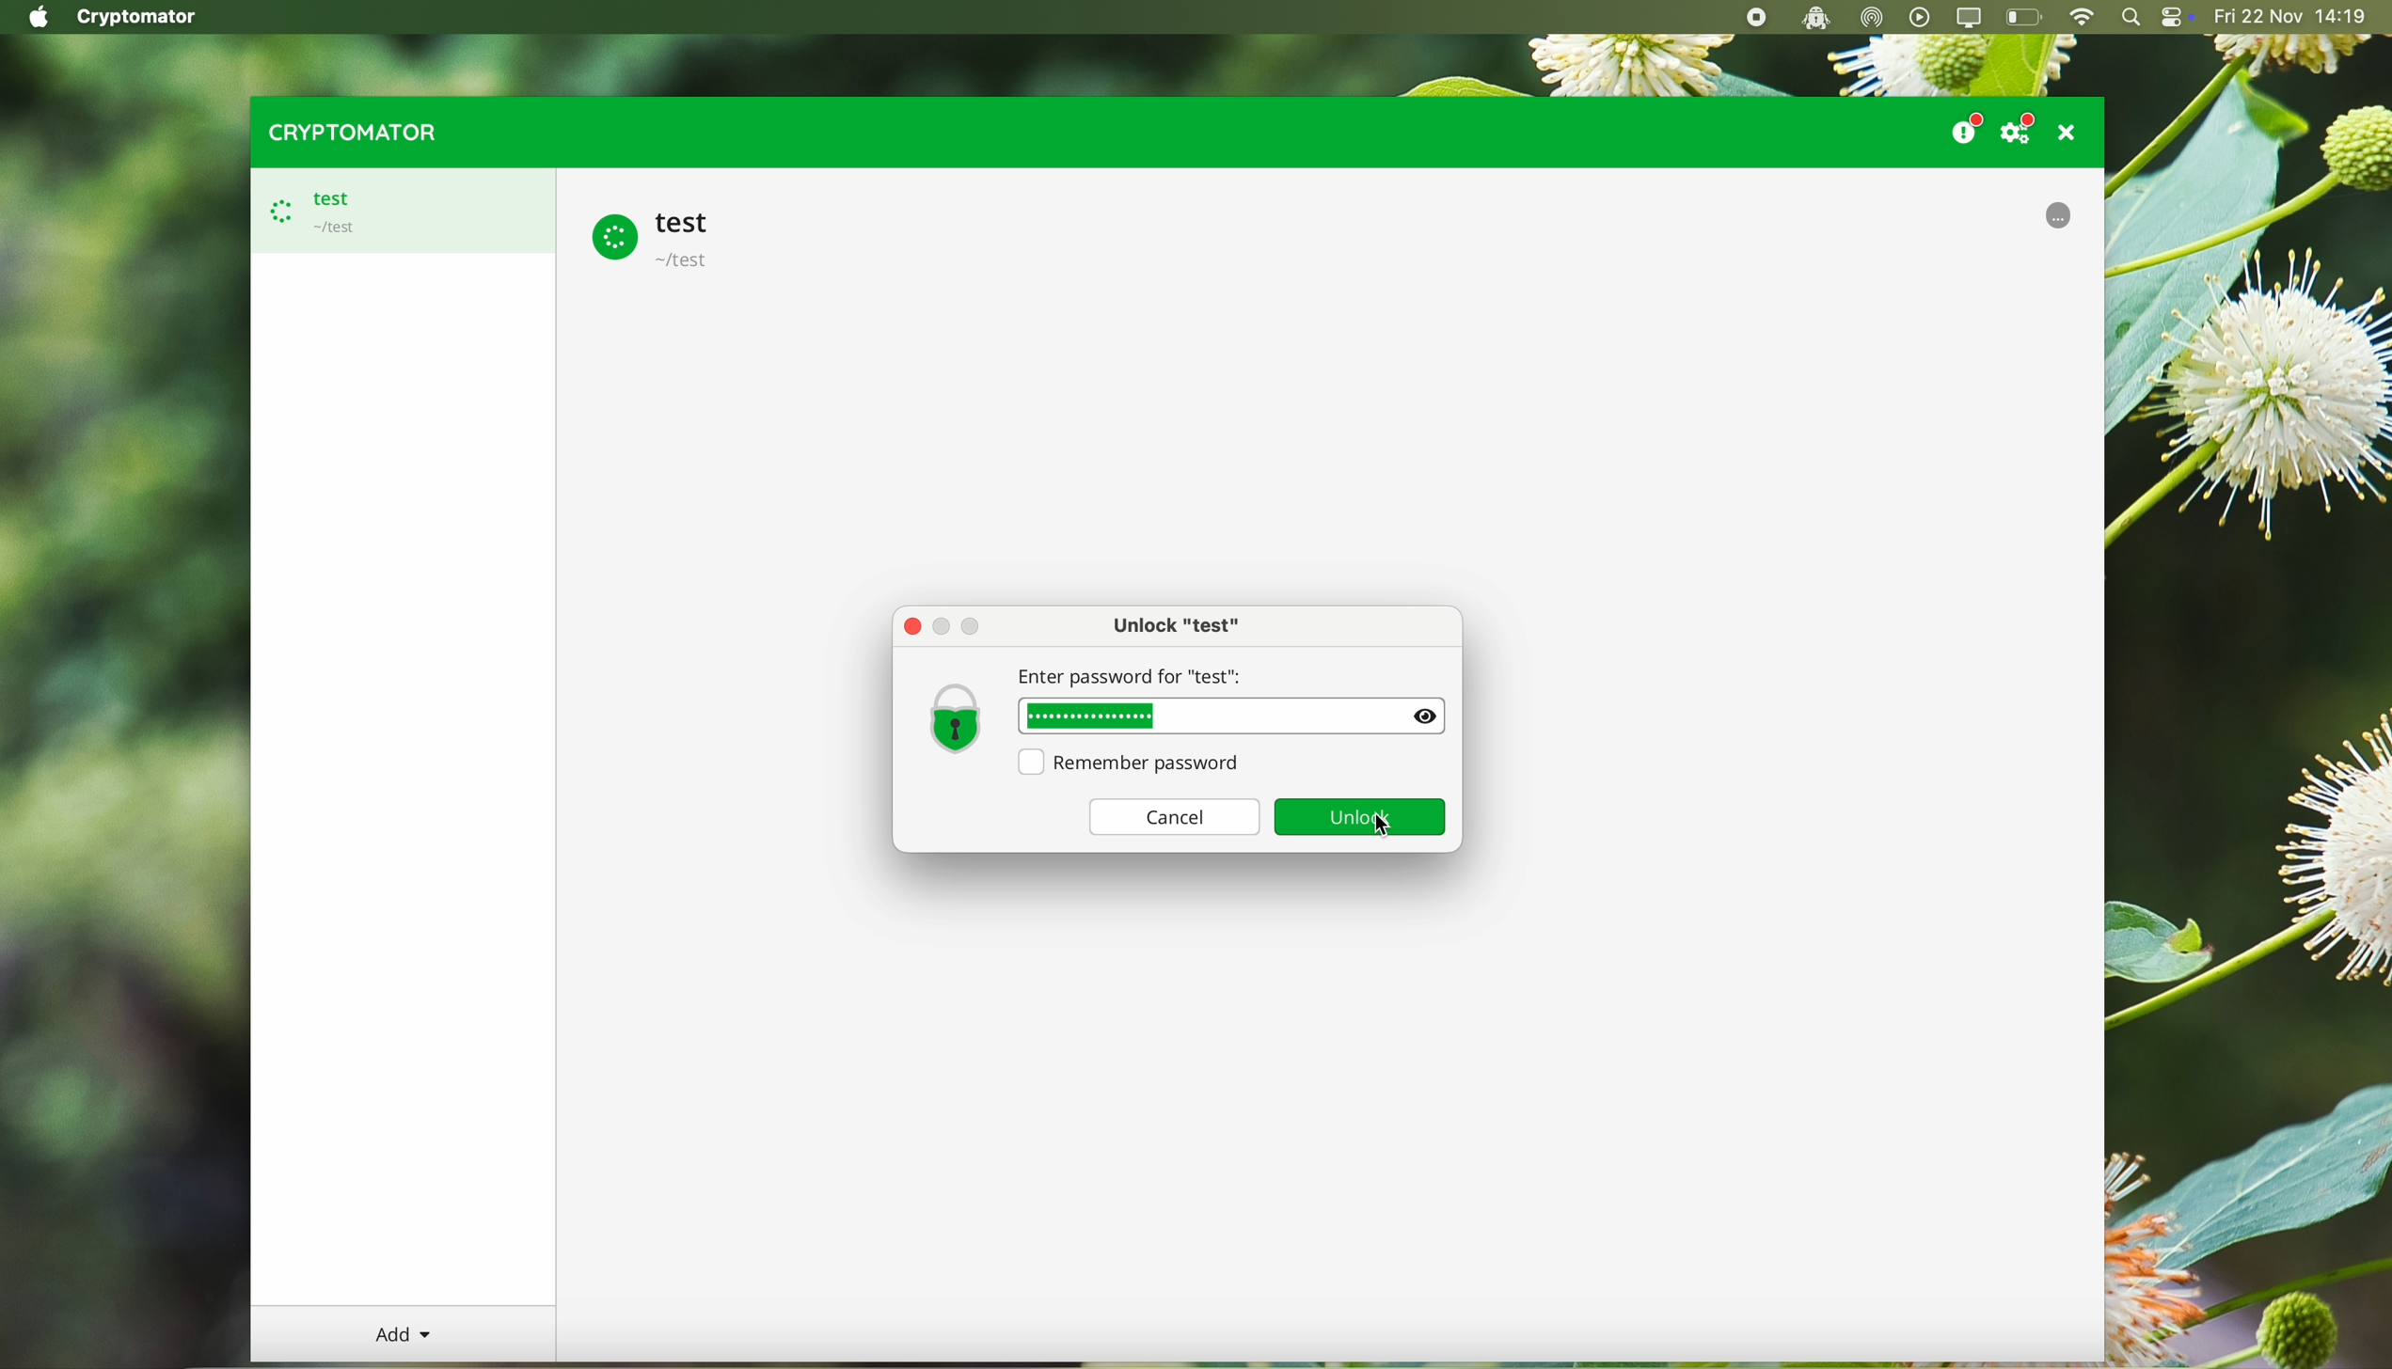 This screenshot has width=2392, height=1369. What do you see at coordinates (1386, 826) in the screenshot?
I see `click on unlock button` at bounding box center [1386, 826].